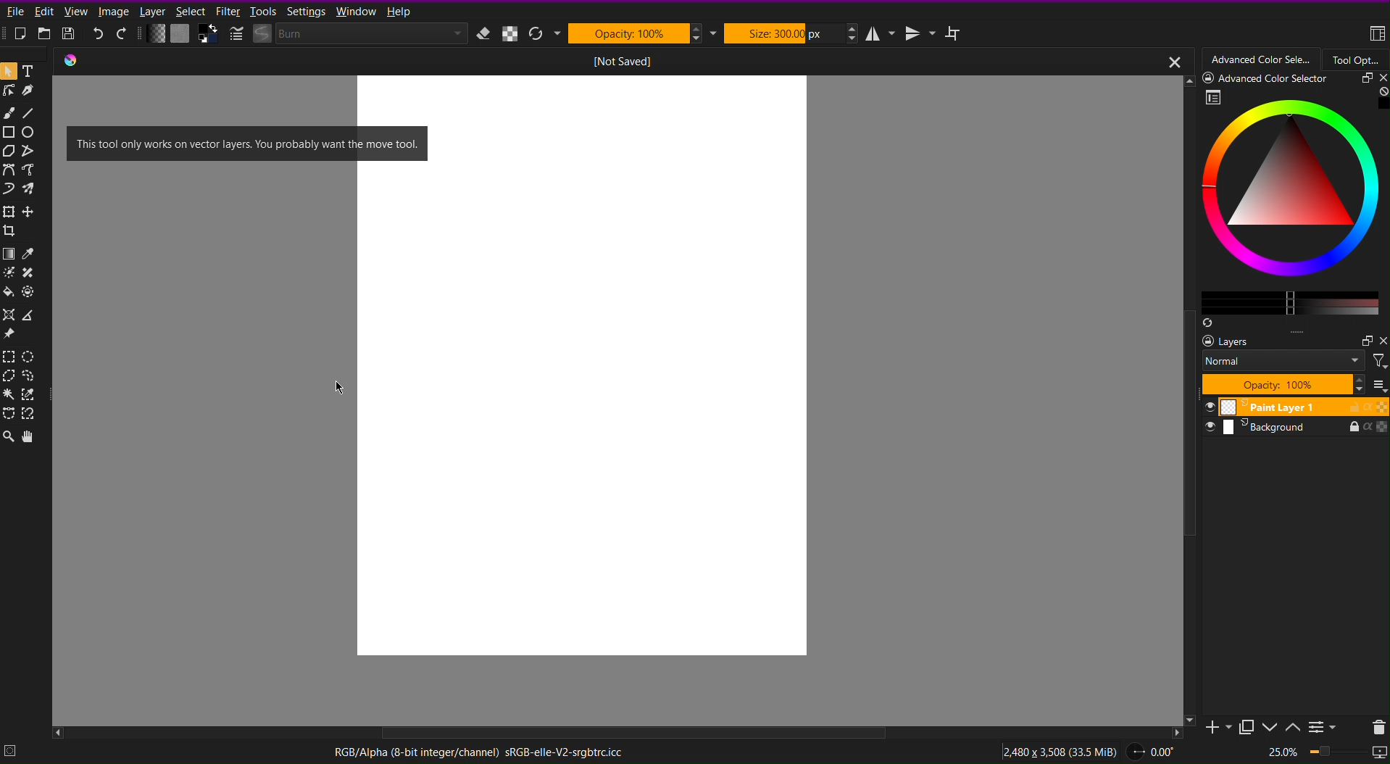 Image resolution: width=1390 pixels, height=764 pixels. Describe the element at coordinates (338, 388) in the screenshot. I see `cursor` at that location.